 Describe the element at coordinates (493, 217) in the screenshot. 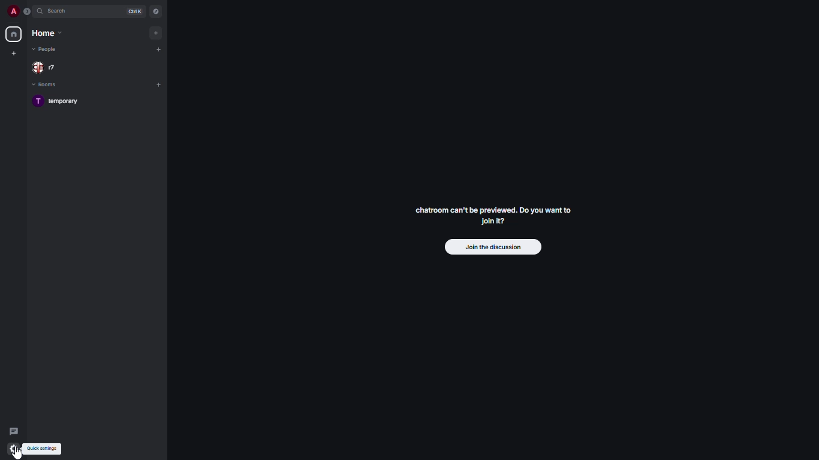

I see `chatroom can't be previewed` at that location.